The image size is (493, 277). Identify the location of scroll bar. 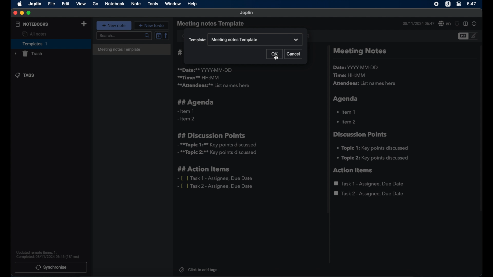
(481, 132).